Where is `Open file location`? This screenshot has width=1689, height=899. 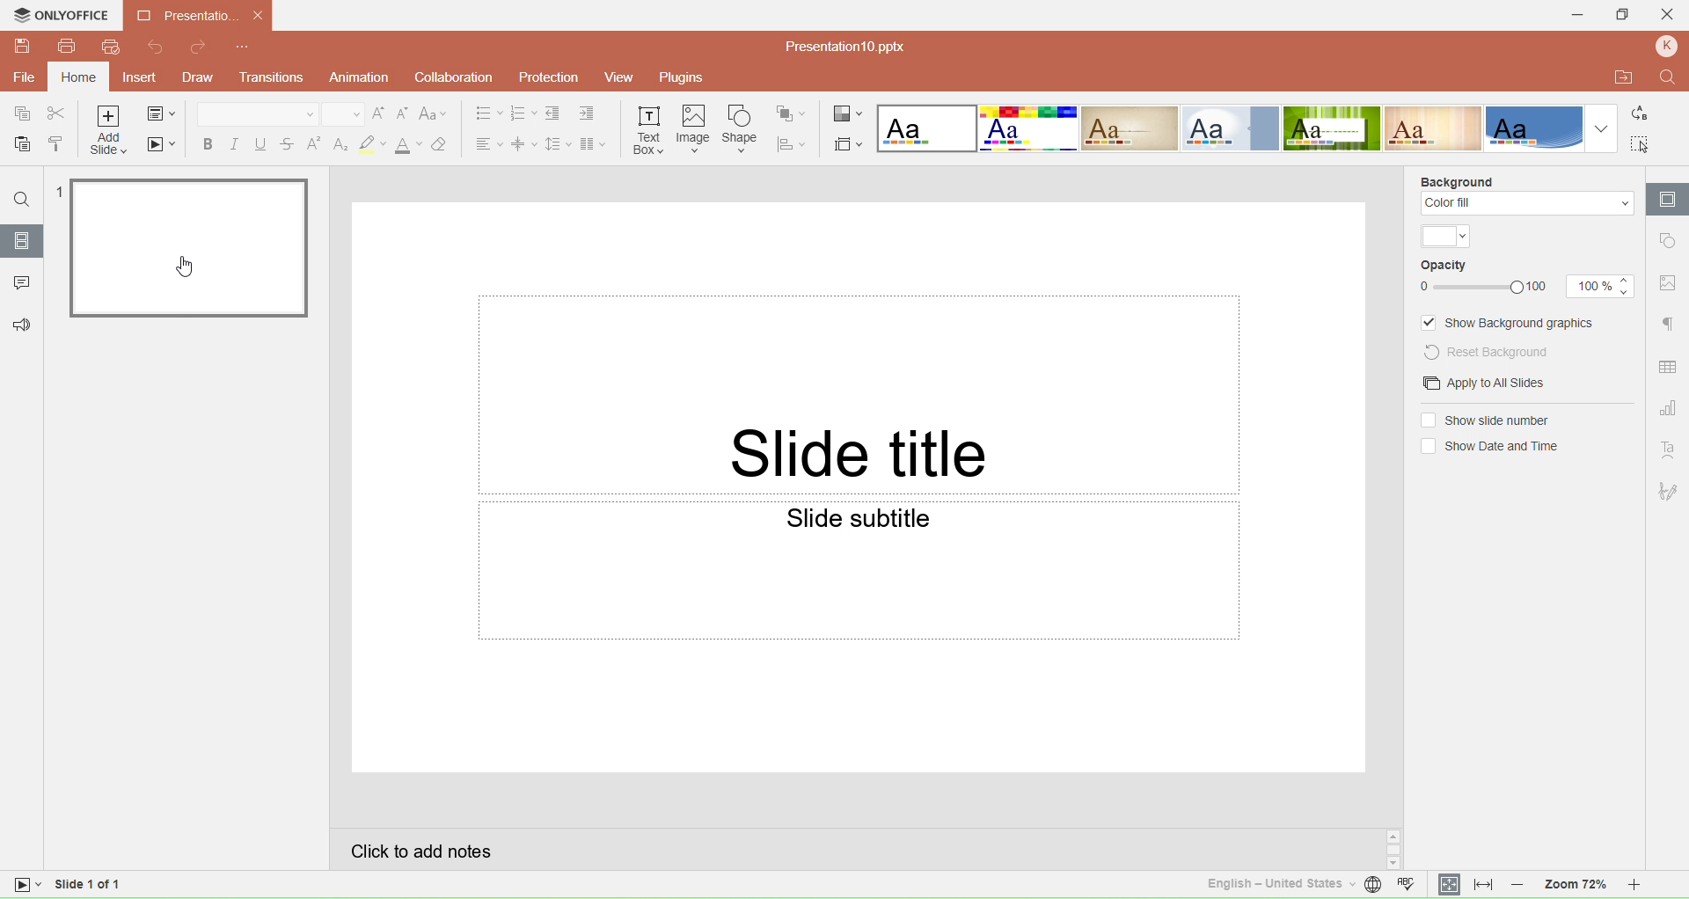 Open file location is located at coordinates (1618, 77).